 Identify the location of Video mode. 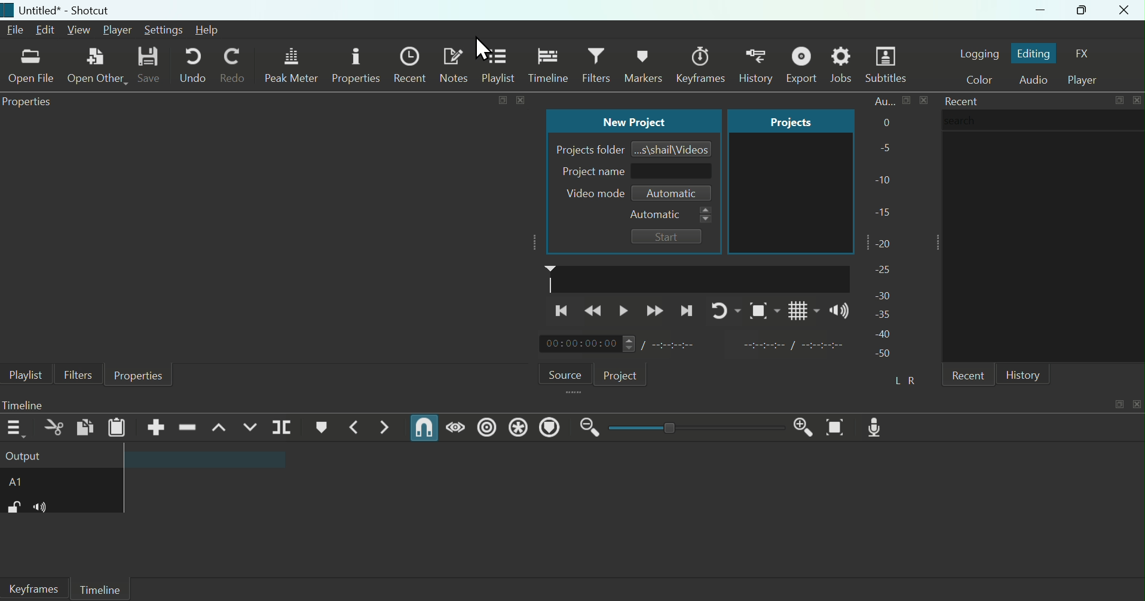
(590, 194).